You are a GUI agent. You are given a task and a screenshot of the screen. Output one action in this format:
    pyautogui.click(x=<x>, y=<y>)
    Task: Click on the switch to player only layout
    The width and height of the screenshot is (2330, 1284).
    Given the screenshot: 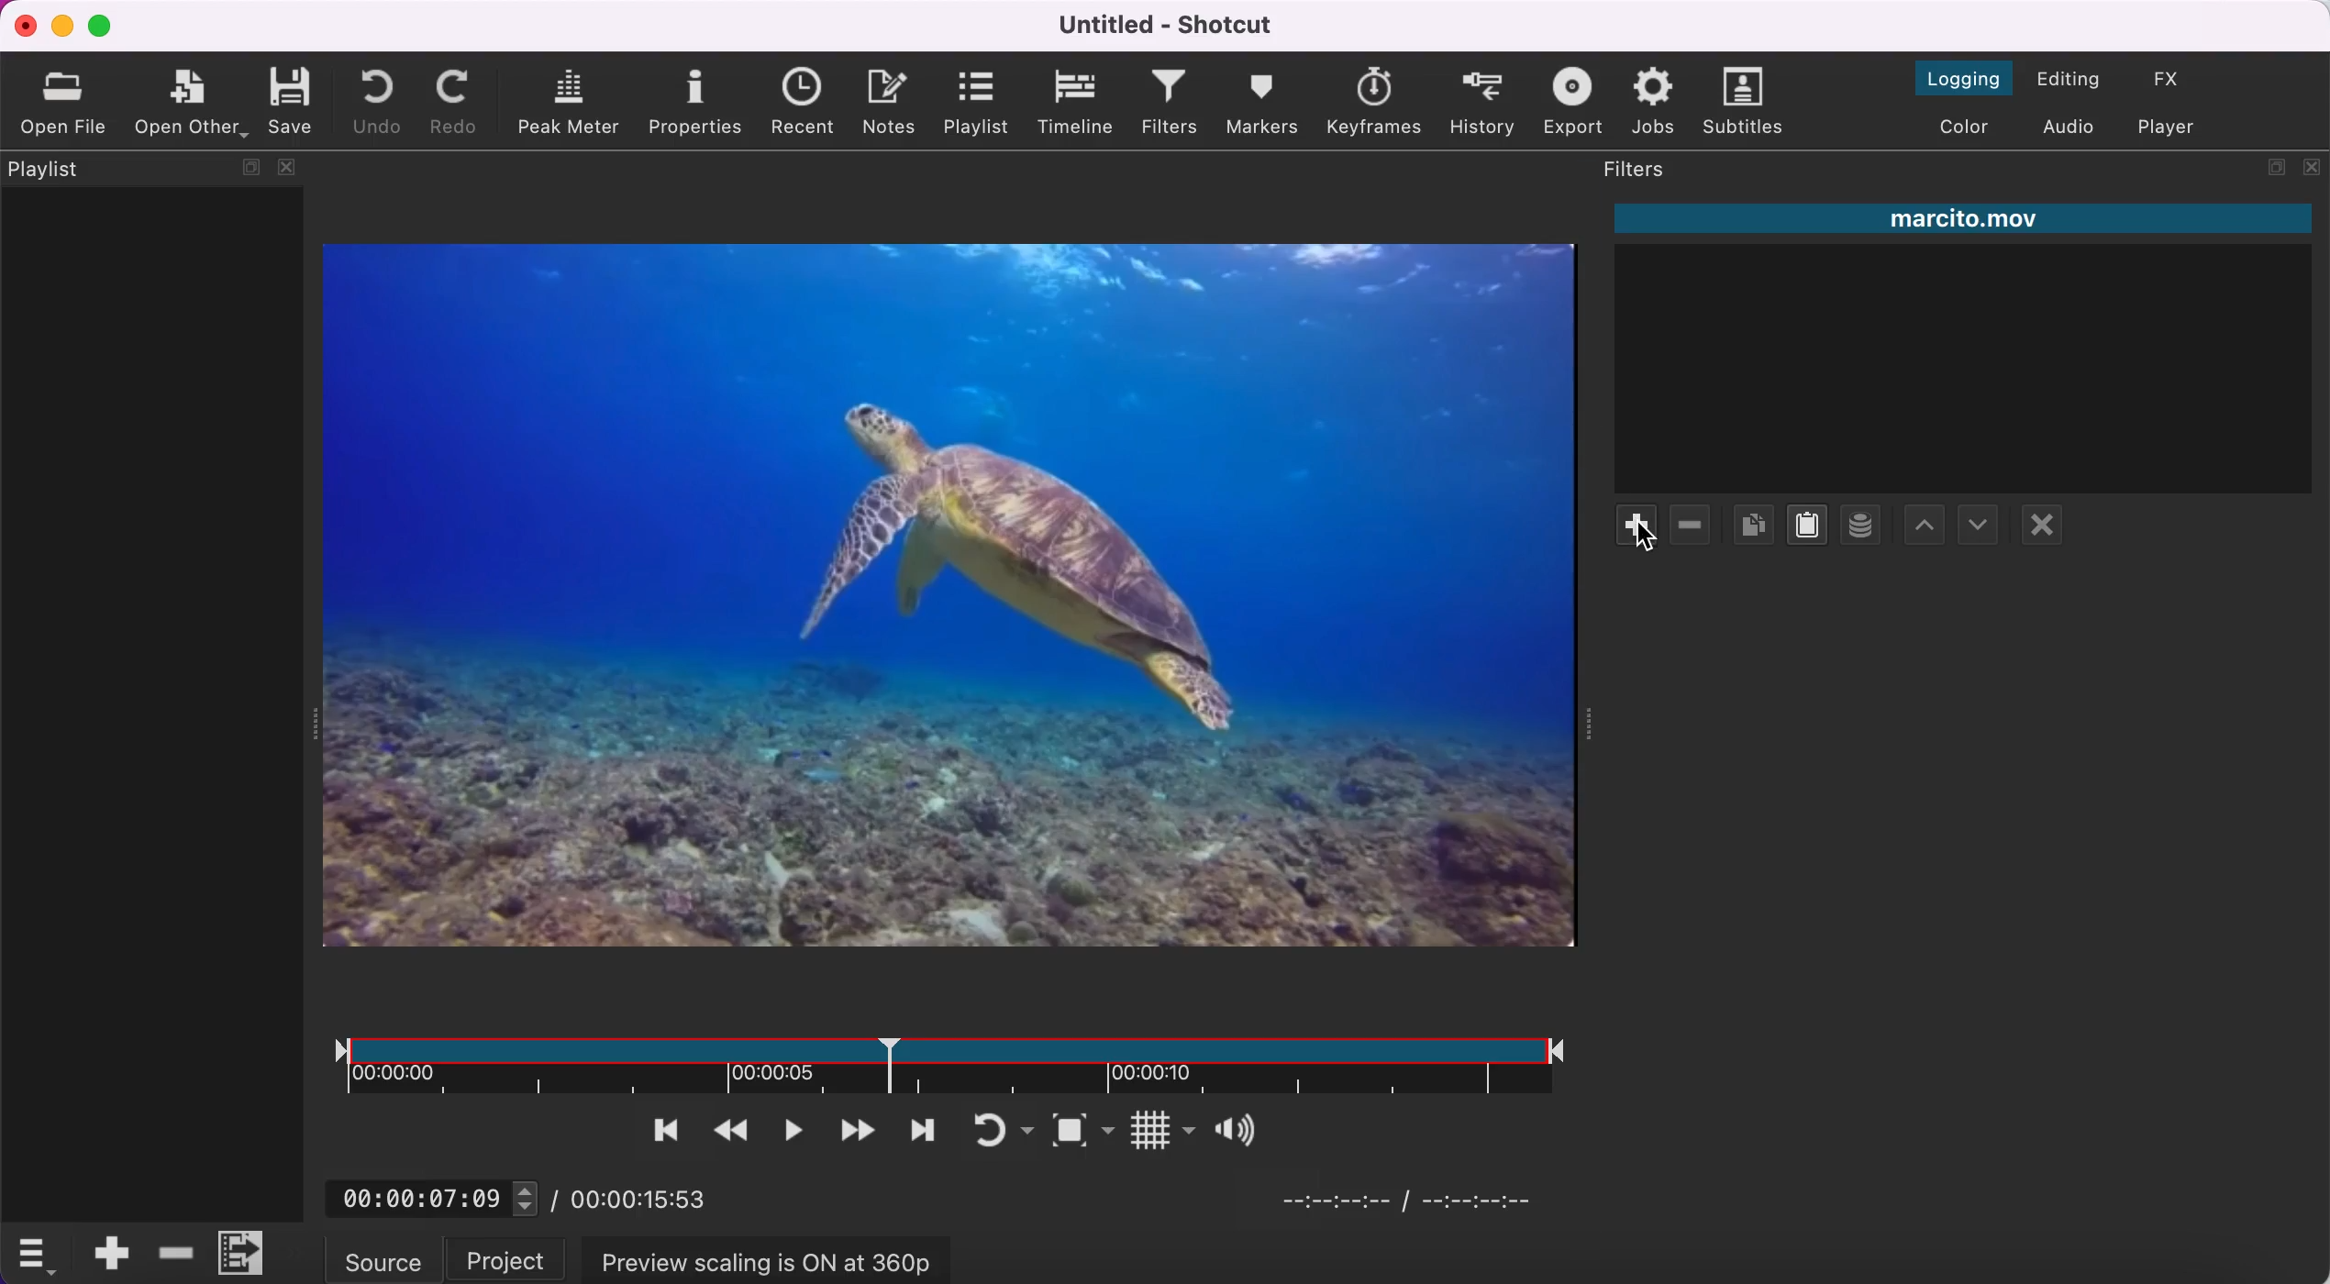 What is the action you would take?
    pyautogui.click(x=2181, y=126)
    